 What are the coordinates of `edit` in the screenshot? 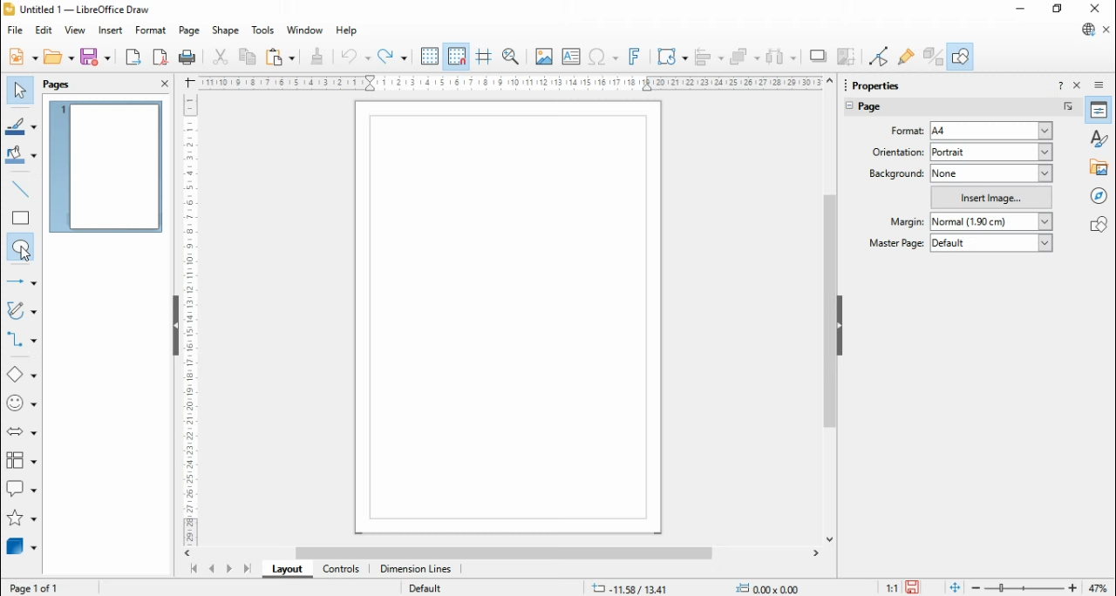 It's located at (44, 30).